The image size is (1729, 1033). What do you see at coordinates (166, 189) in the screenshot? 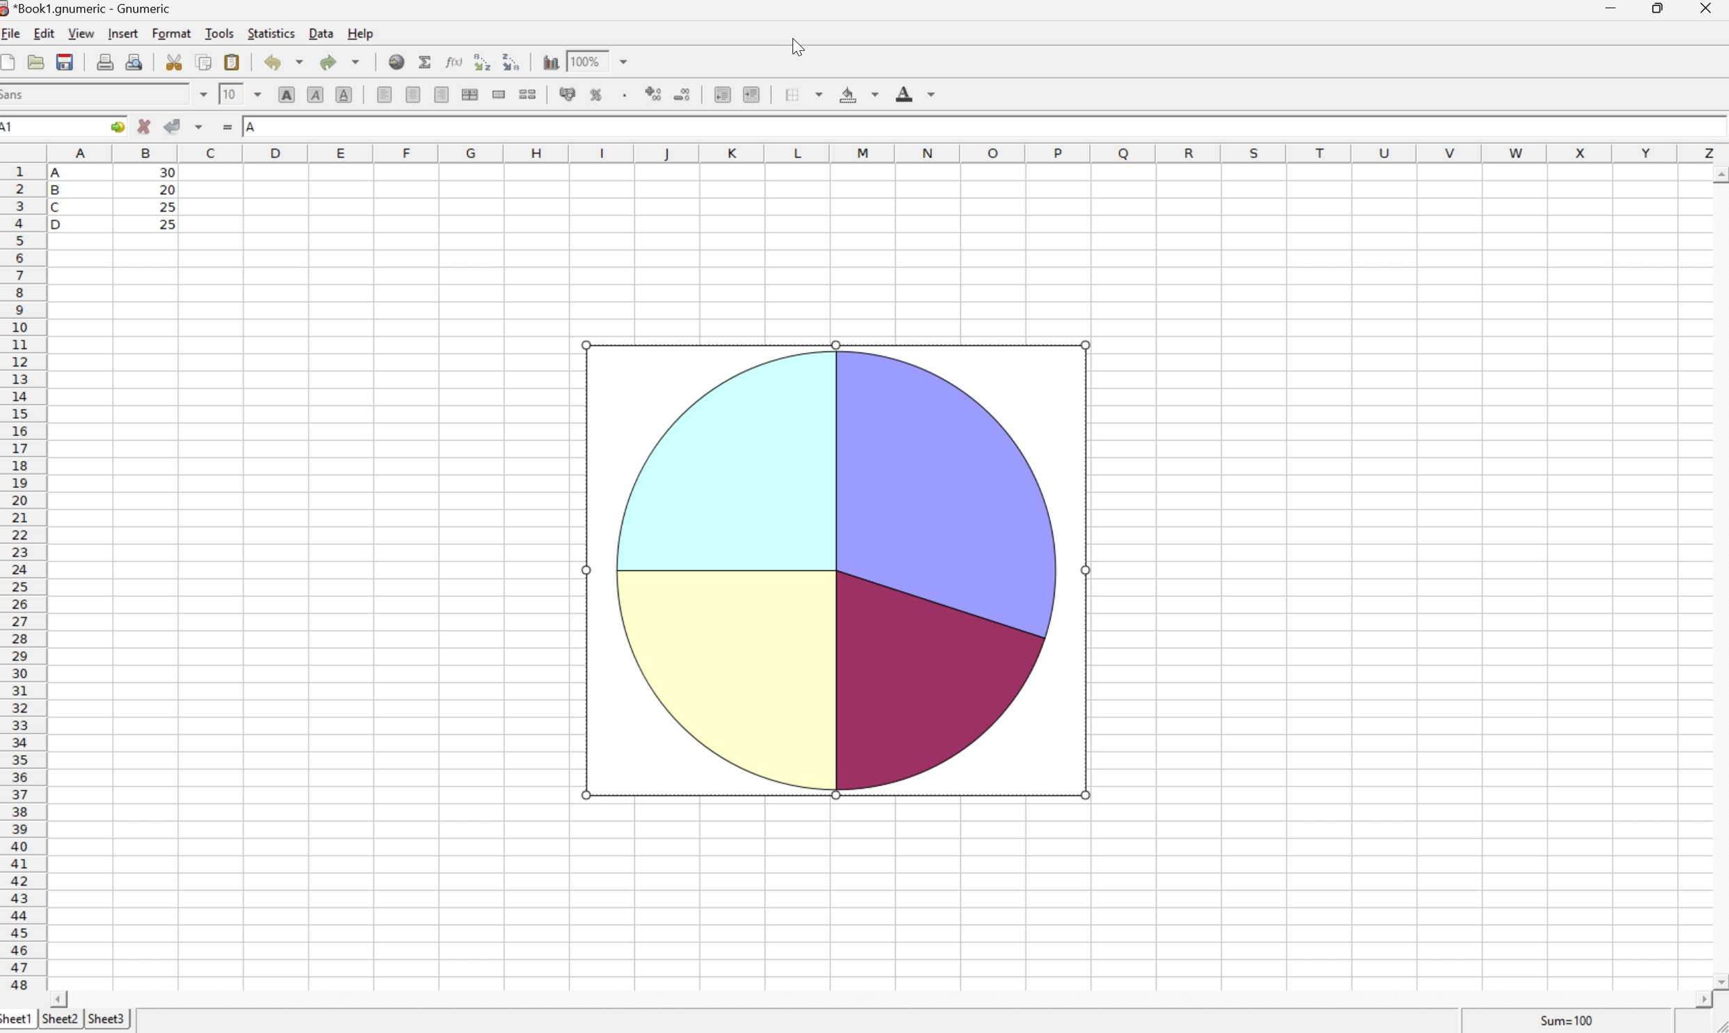
I see `20` at bounding box center [166, 189].